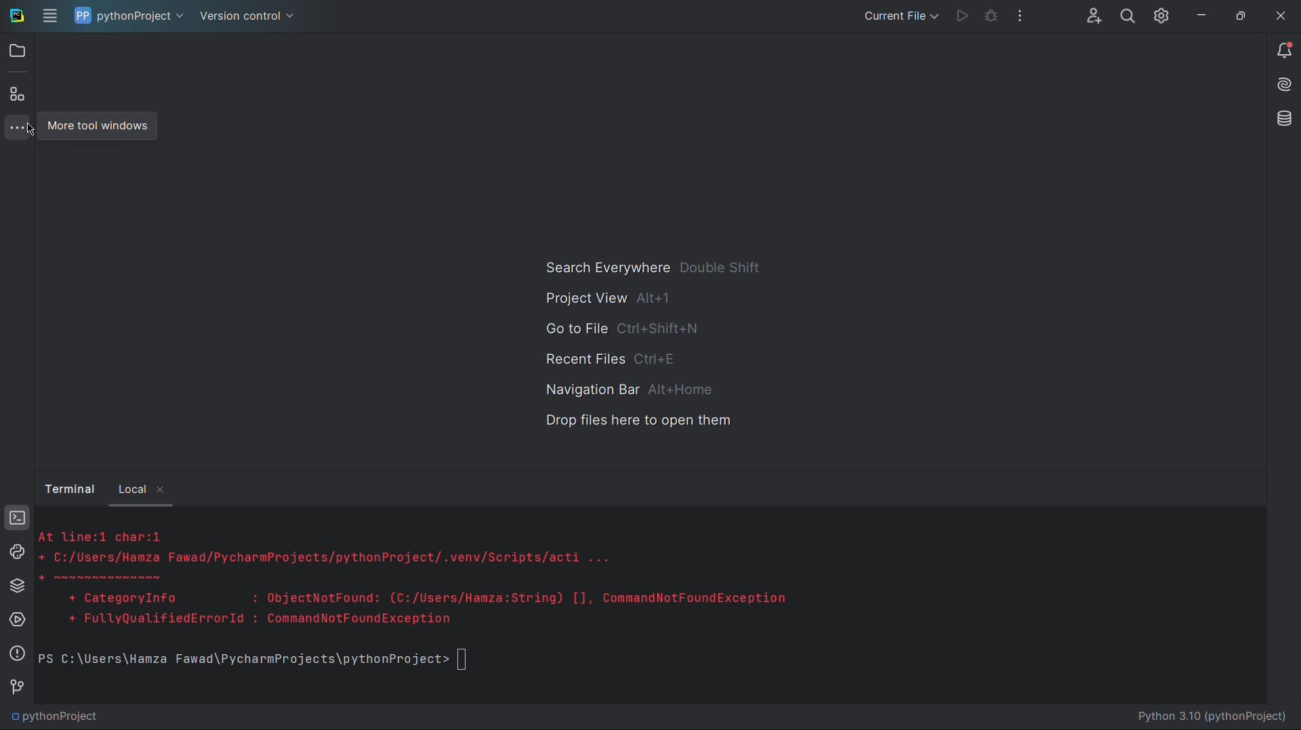  I want to click on Project View, so click(609, 298).